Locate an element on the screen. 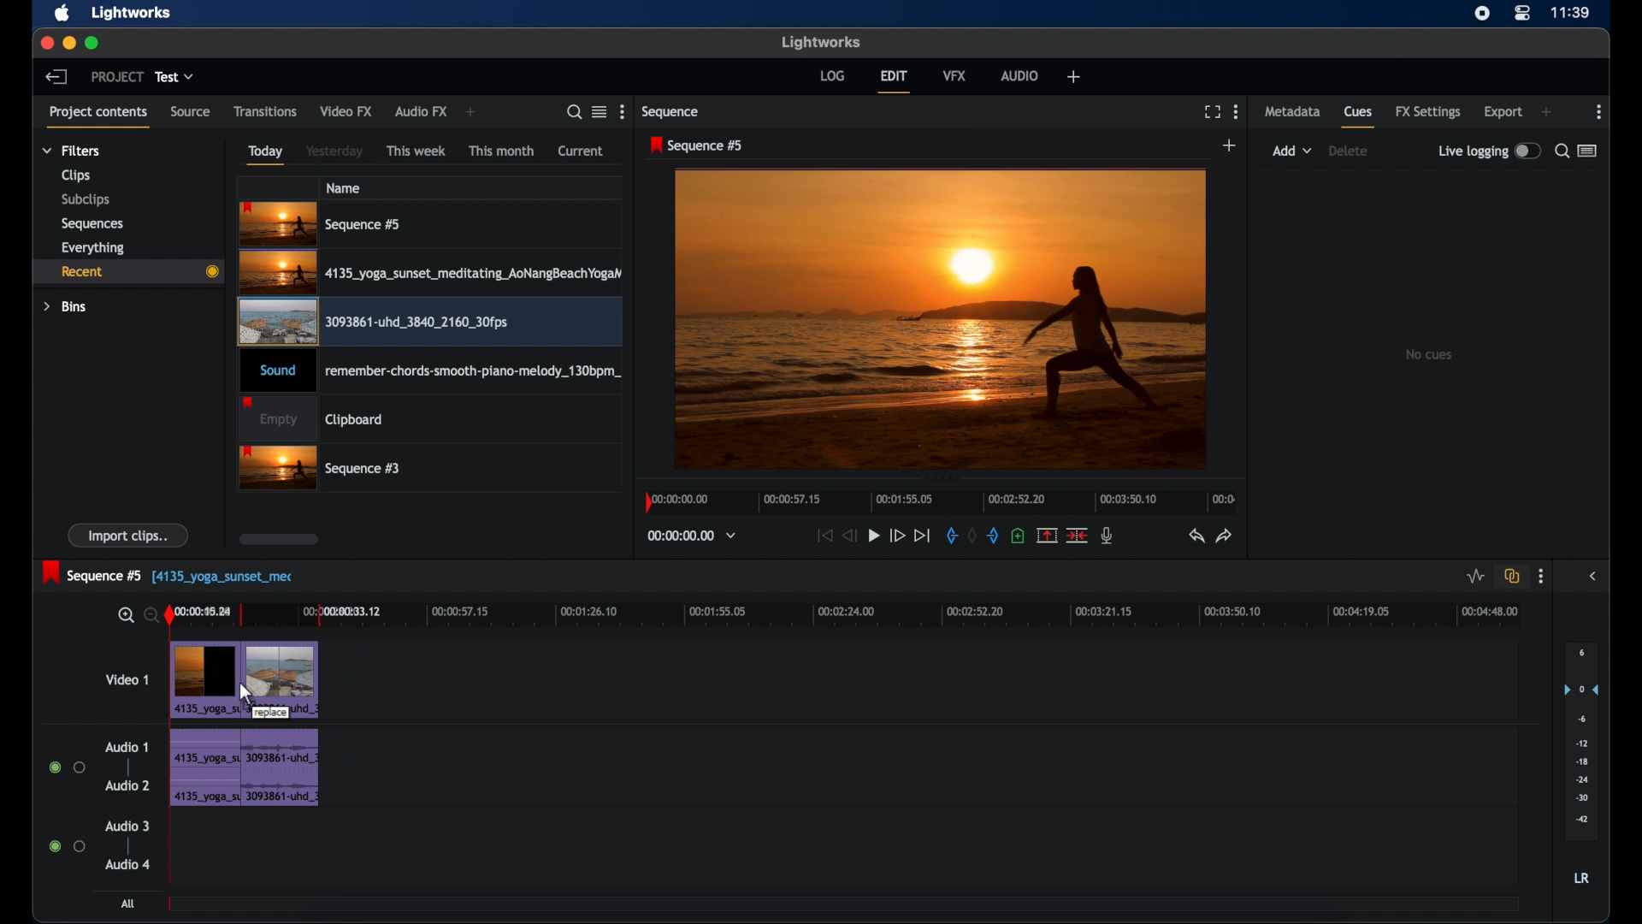 Image resolution: width=1642 pixels, height=924 pixels. search is located at coordinates (1561, 152).